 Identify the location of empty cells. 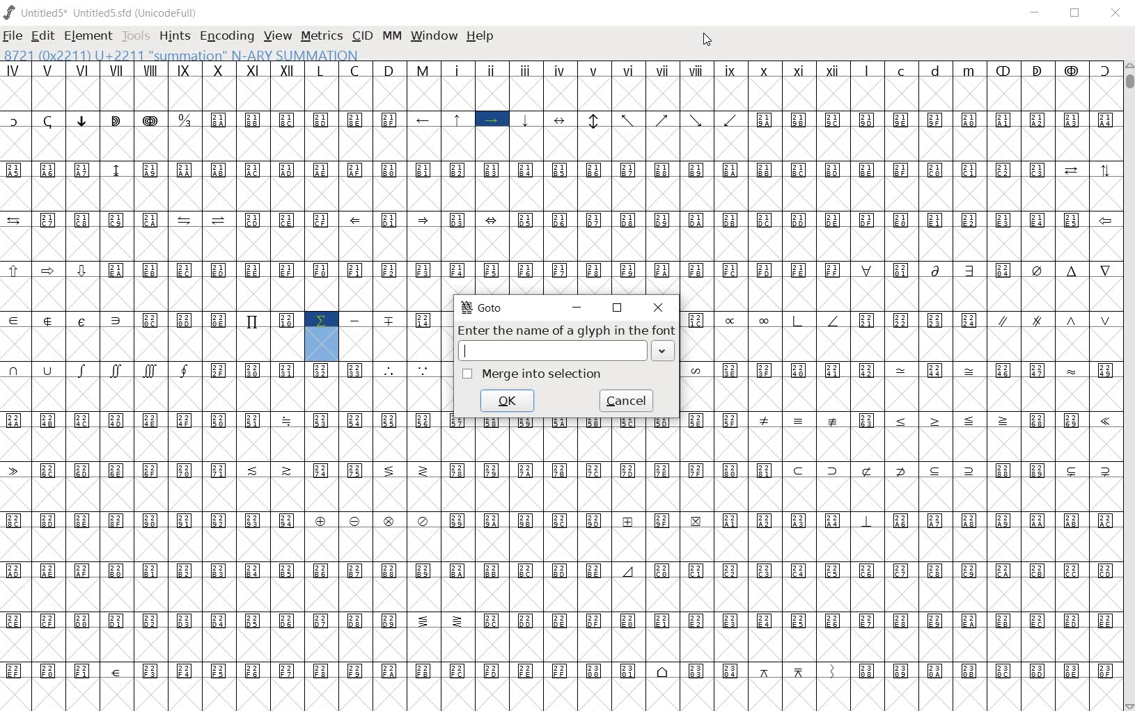
(560, 93).